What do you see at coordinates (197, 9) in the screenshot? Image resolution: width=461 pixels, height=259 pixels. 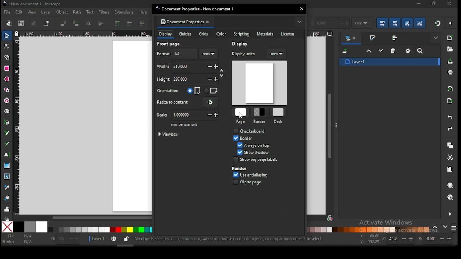 I see `document properties window` at bounding box center [197, 9].